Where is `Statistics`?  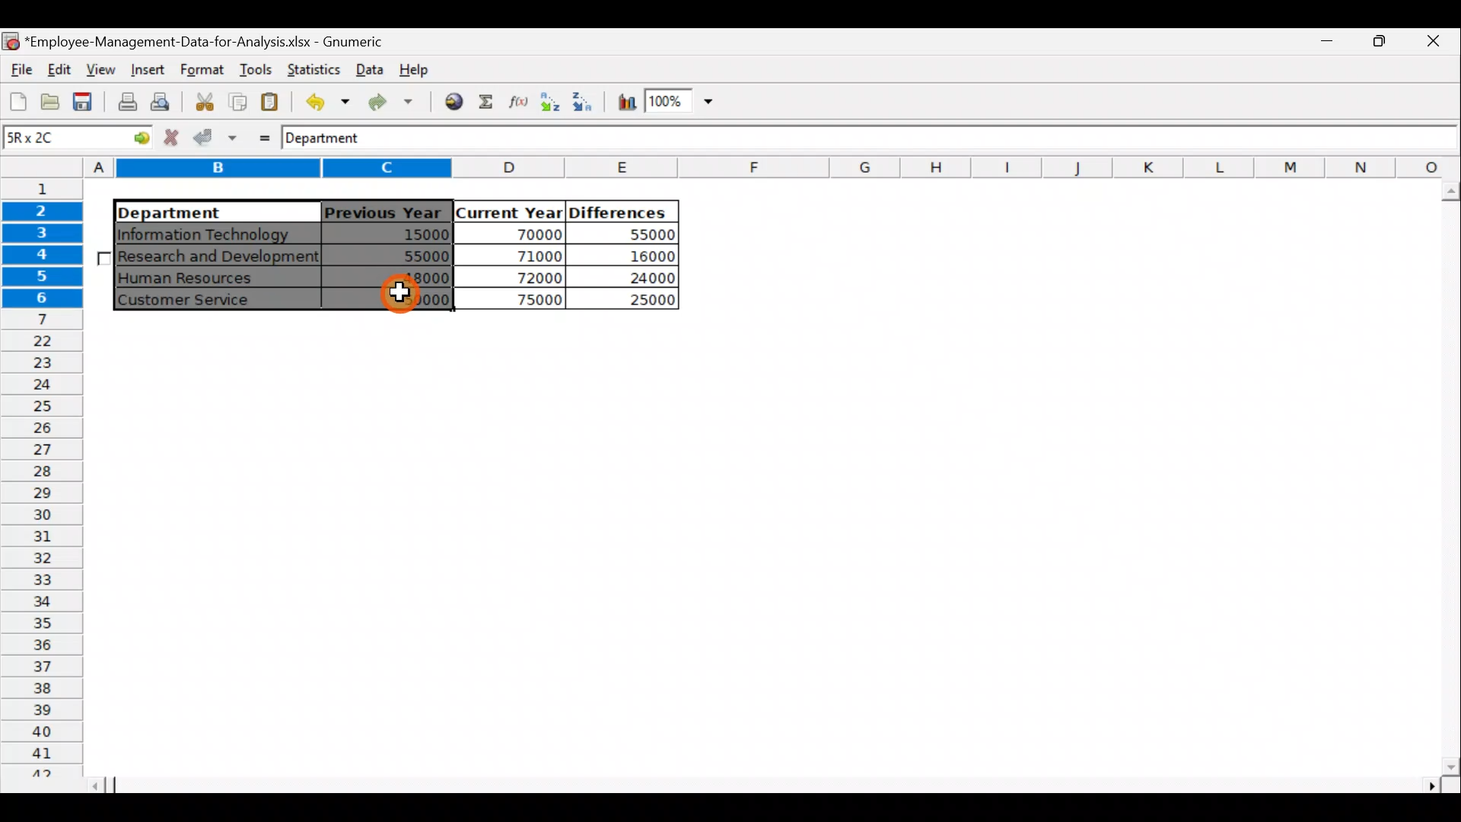
Statistics is located at coordinates (314, 68).